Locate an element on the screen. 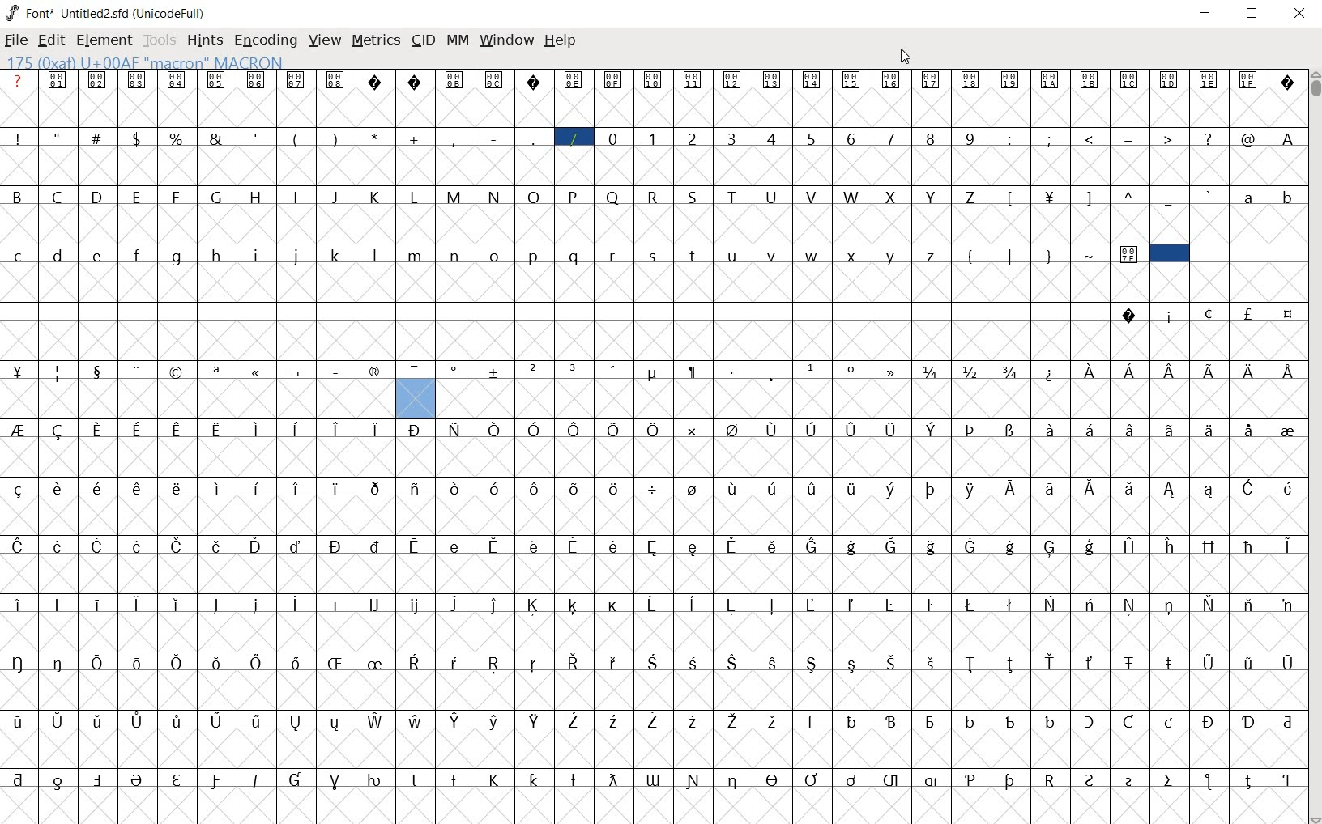  Symbol is located at coordinates (972, 431).